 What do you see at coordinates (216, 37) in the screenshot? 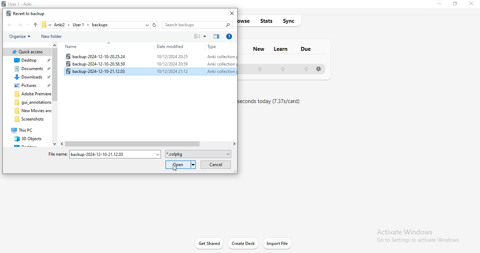
I see `order` at bounding box center [216, 37].